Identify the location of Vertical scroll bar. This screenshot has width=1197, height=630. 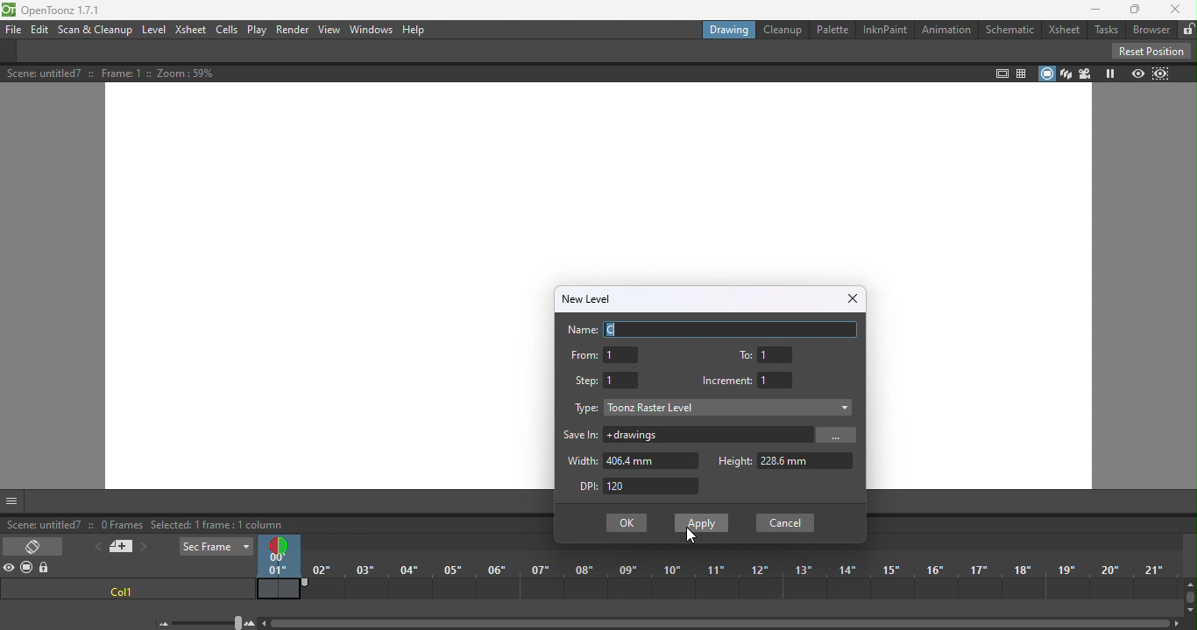
(1189, 598).